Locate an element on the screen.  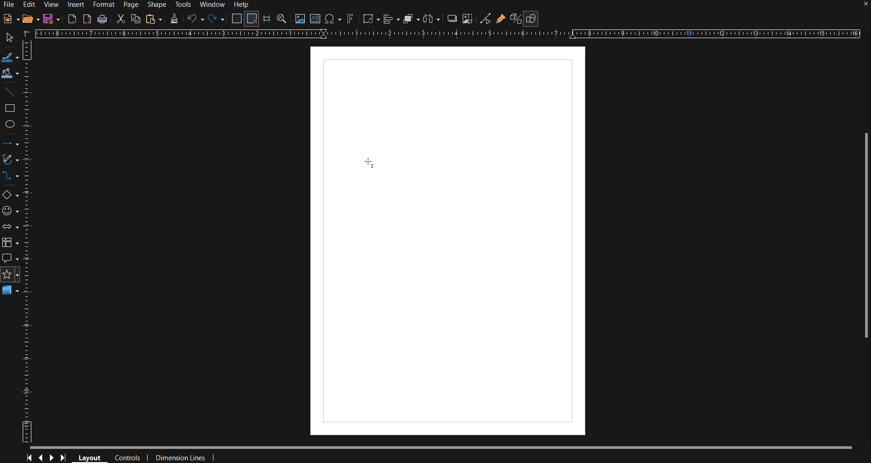
Canvas is located at coordinates (447, 241).